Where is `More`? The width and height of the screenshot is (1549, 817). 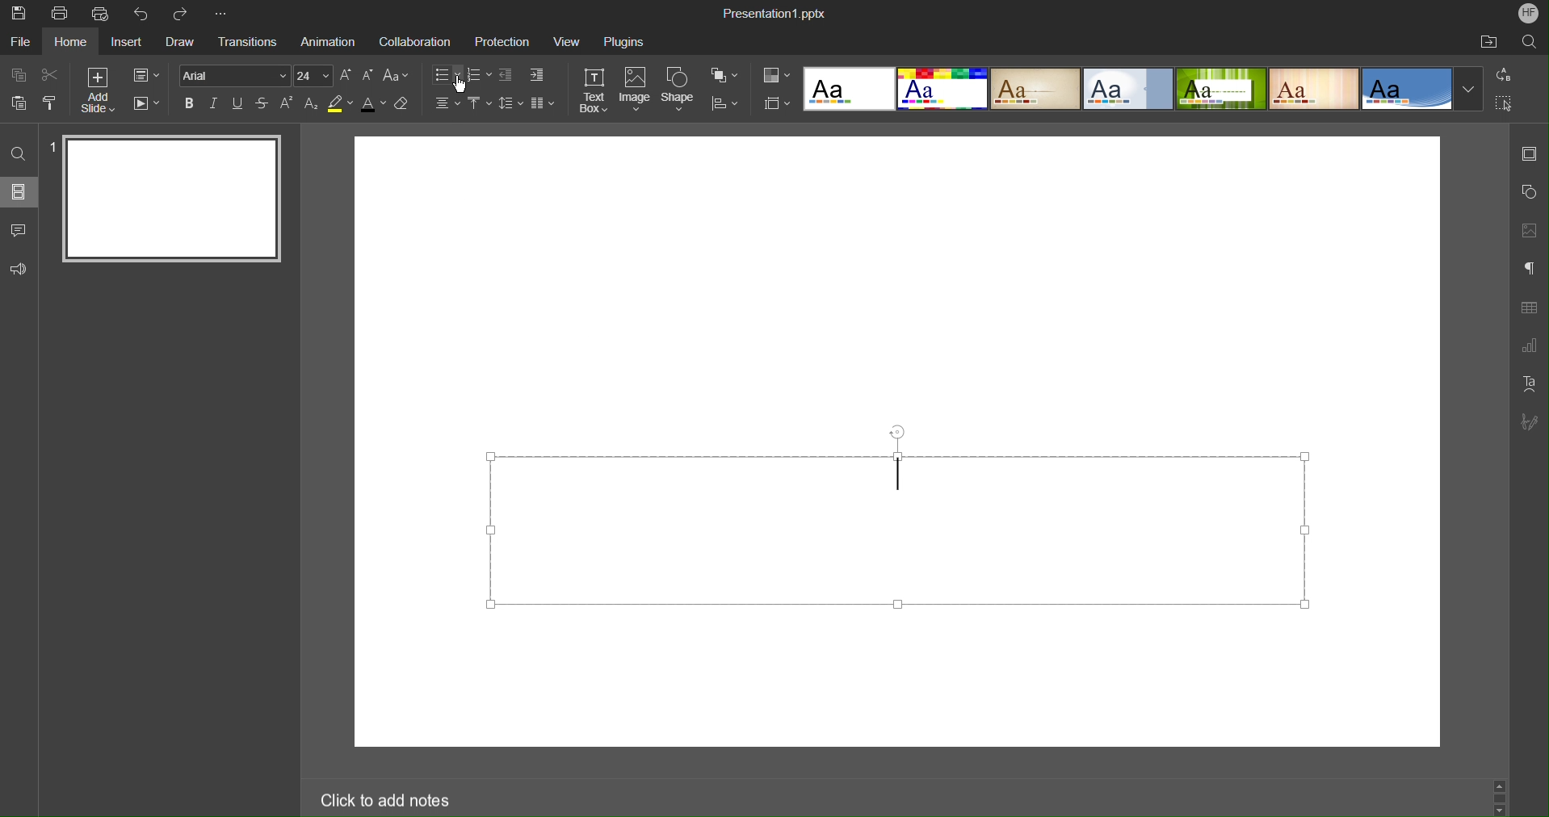
More is located at coordinates (227, 13).